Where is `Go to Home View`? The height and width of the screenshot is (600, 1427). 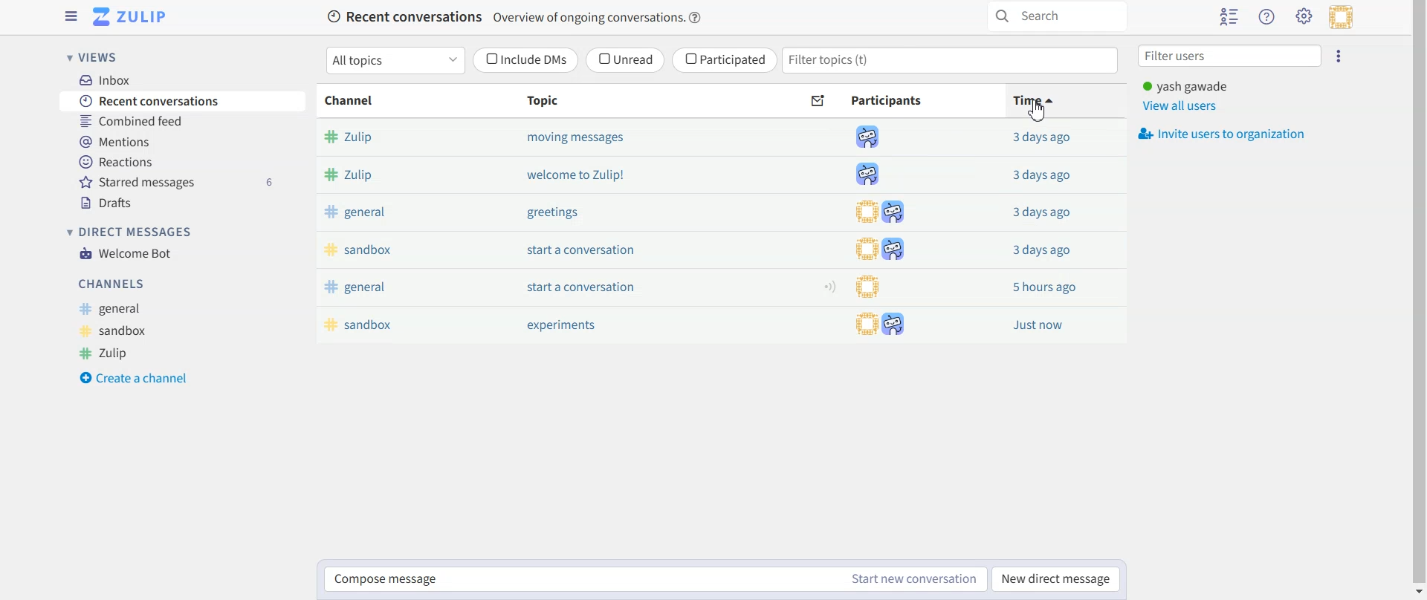 Go to Home View is located at coordinates (132, 16).